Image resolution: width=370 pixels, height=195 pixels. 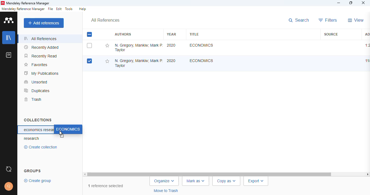 What do you see at coordinates (300, 21) in the screenshot?
I see `search` at bounding box center [300, 21].